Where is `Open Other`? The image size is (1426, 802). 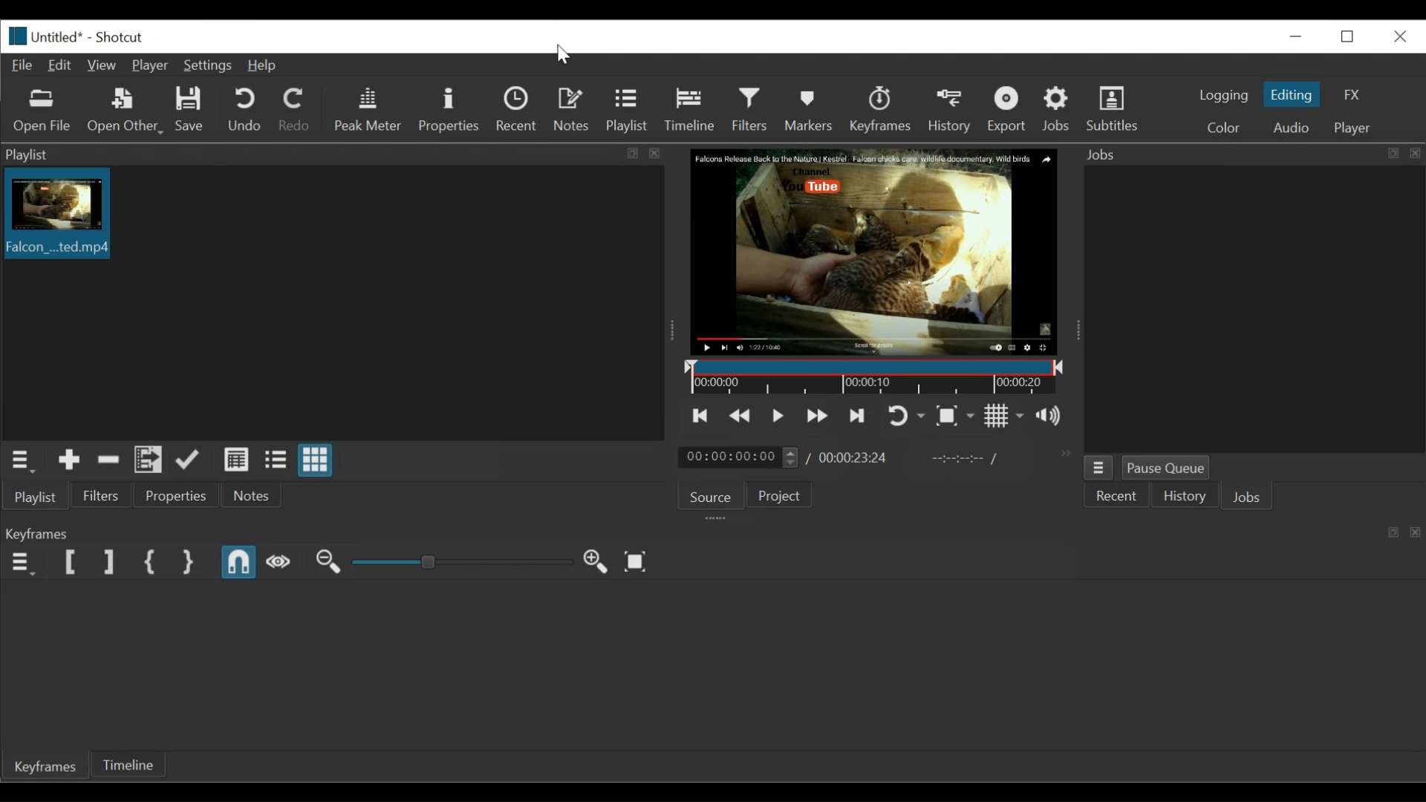
Open Other is located at coordinates (126, 112).